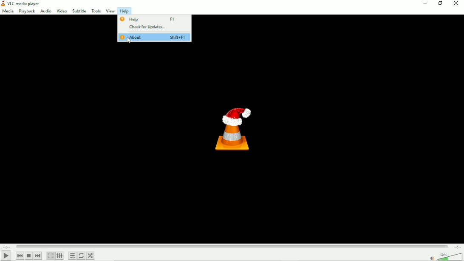 This screenshot has height=261, width=464. What do you see at coordinates (154, 37) in the screenshot?
I see `About` at bounding box center [154, 37].